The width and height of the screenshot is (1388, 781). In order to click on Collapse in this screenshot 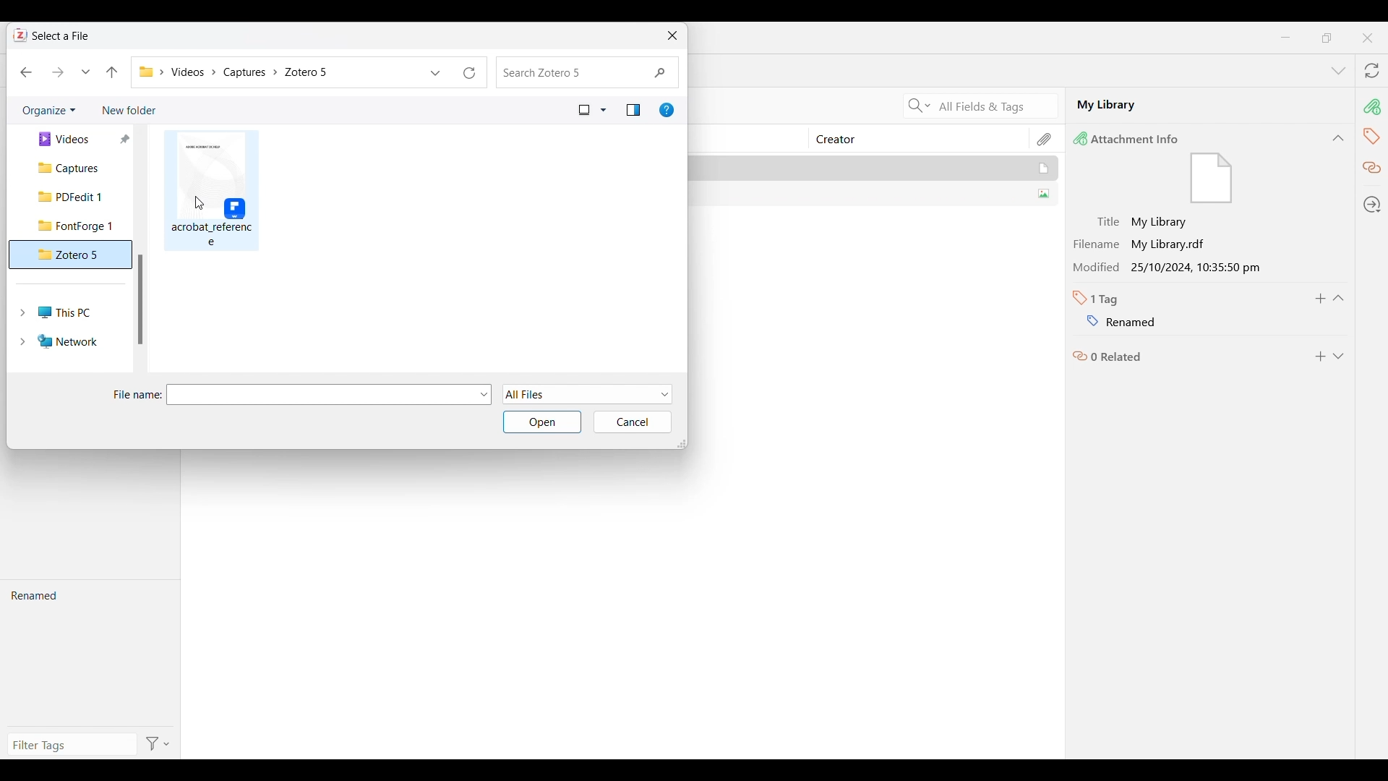, I will do `click(1338, 138)`.